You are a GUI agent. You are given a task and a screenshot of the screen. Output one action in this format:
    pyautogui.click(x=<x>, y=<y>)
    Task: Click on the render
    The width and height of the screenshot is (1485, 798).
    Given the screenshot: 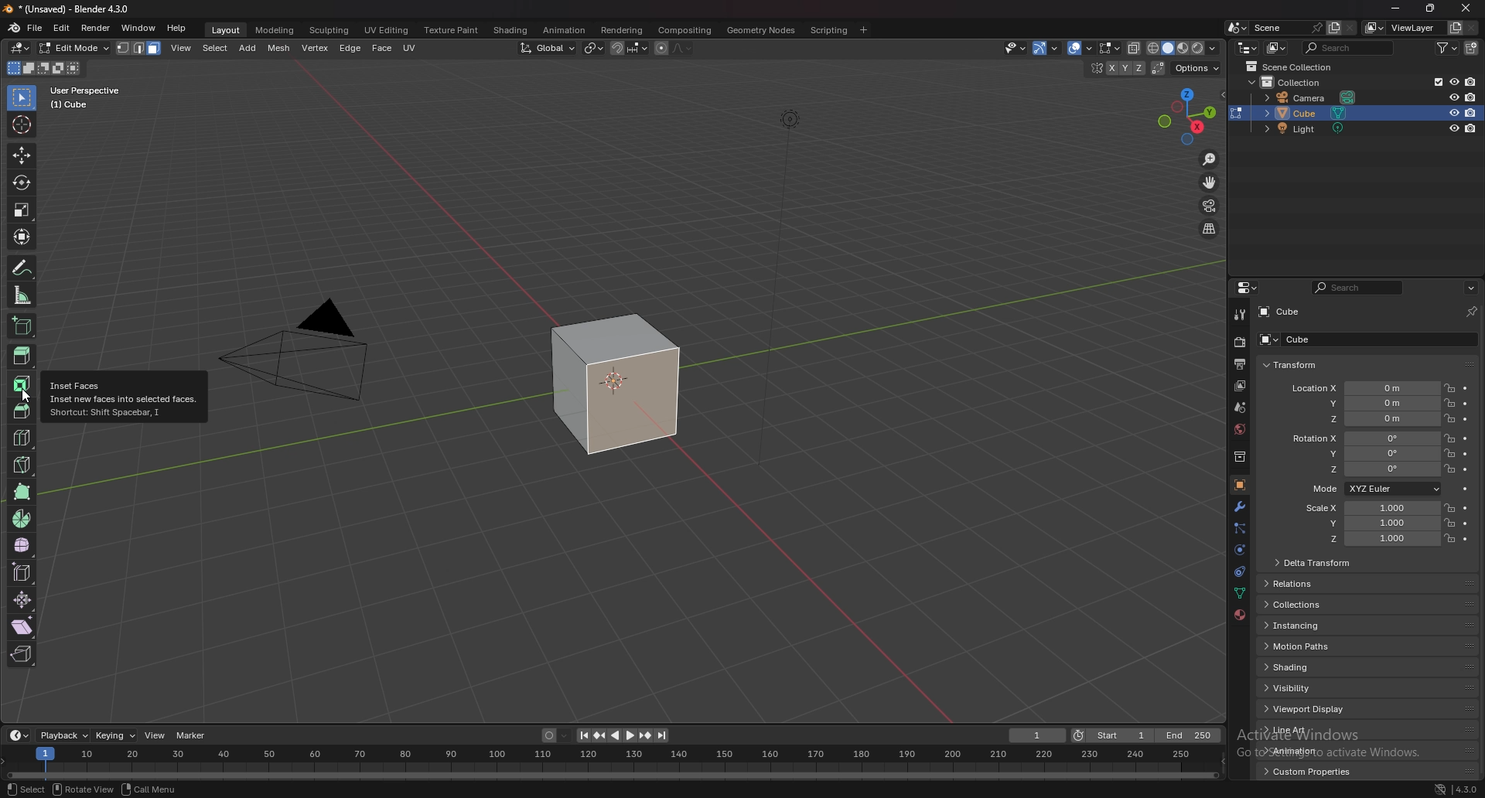 What is the action you would take?
    pyautogui.click(x=97, y=29)
    